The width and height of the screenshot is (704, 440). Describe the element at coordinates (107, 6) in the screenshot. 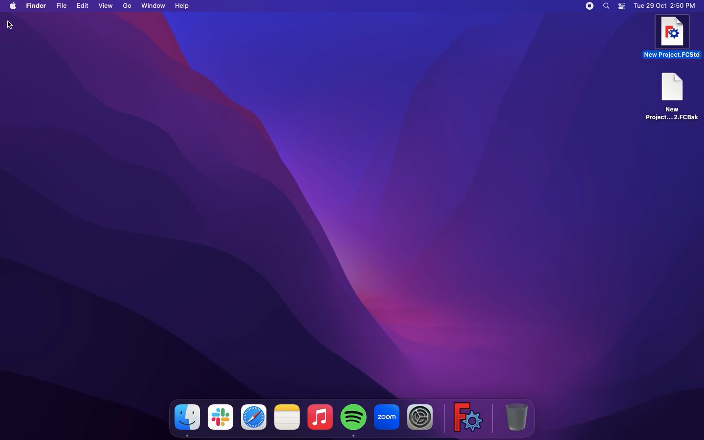

I see `View` at that location.